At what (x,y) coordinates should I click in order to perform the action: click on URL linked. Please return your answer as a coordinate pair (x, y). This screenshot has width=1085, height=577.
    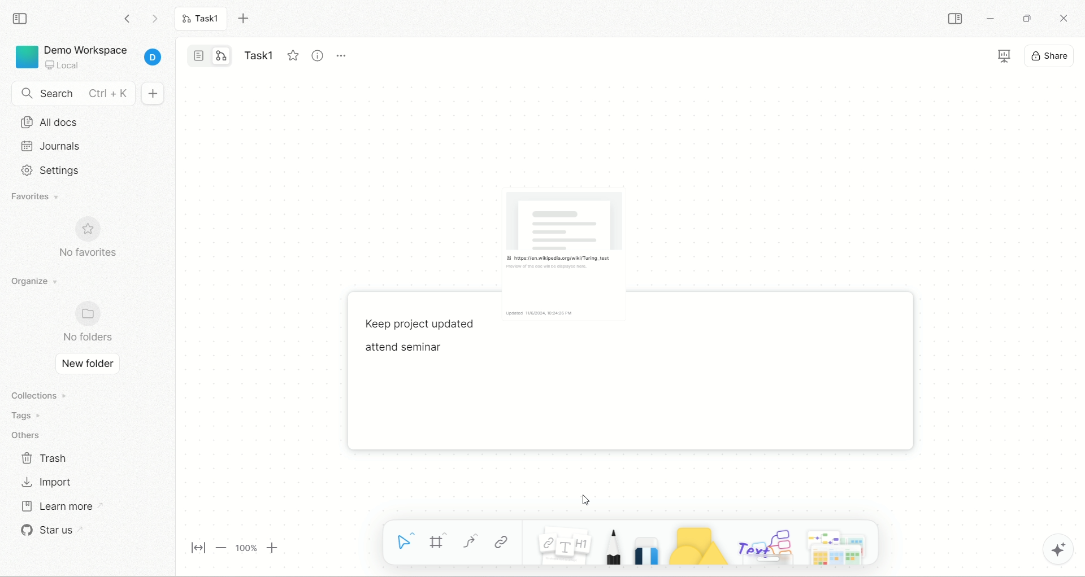
    Looking at the image, I should click on (576, 239).